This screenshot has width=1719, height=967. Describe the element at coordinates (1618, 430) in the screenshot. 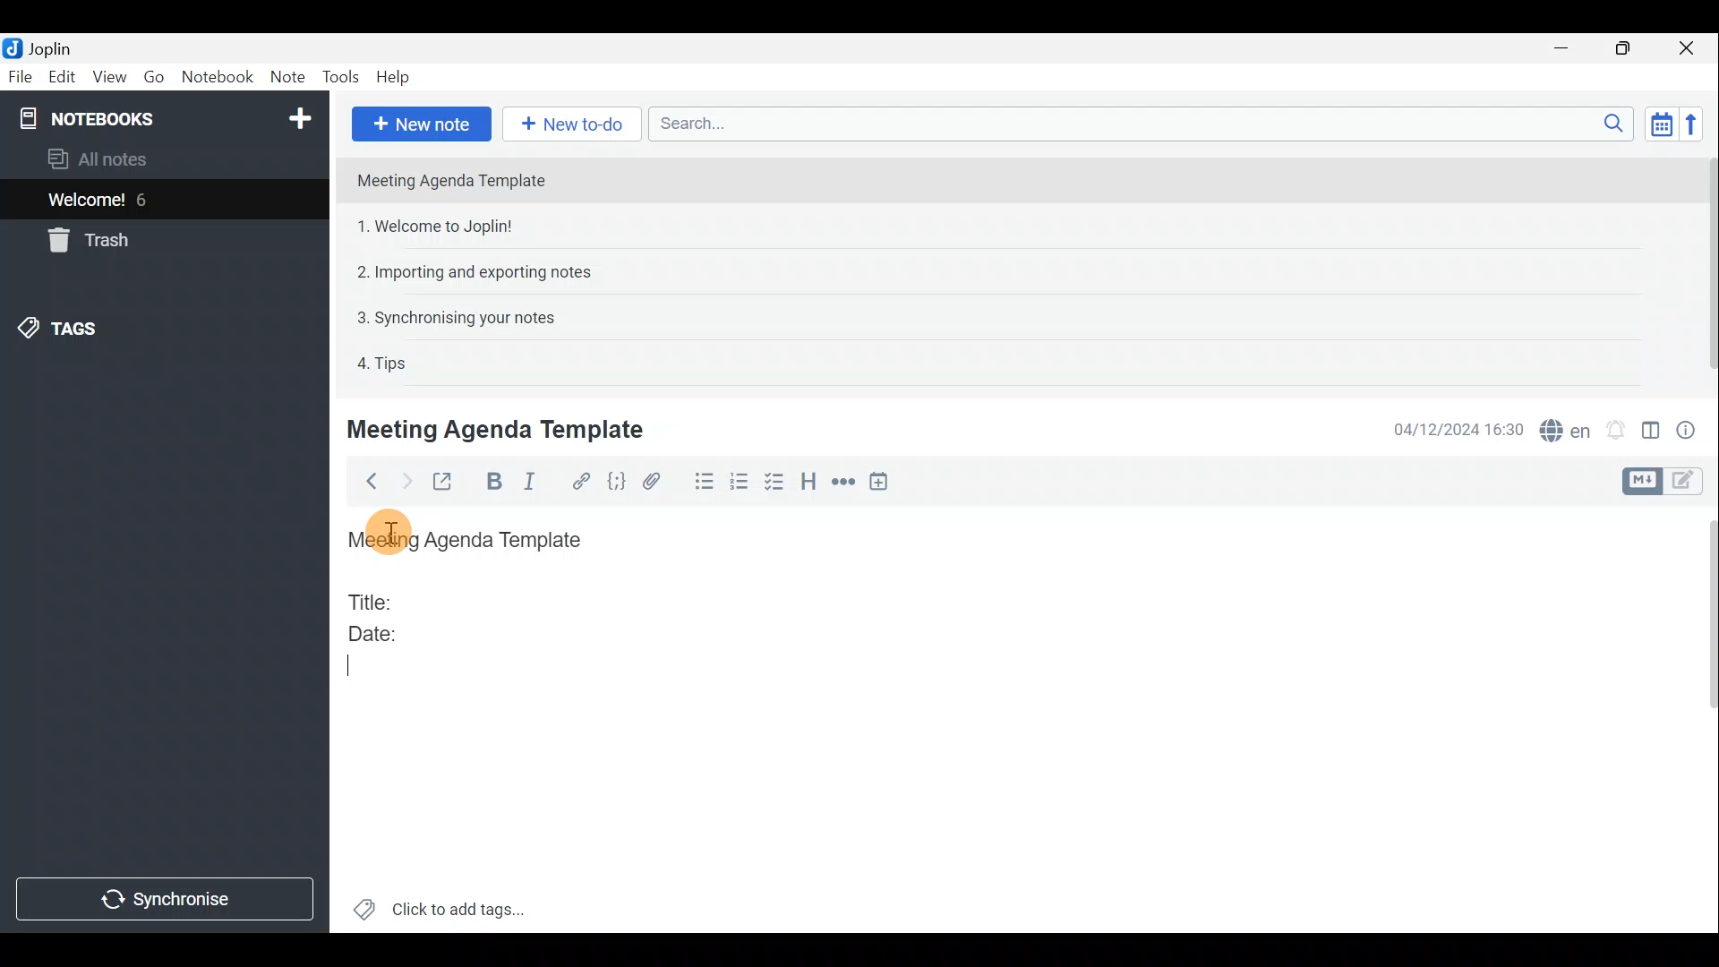

I see `Set alarm` at that location.